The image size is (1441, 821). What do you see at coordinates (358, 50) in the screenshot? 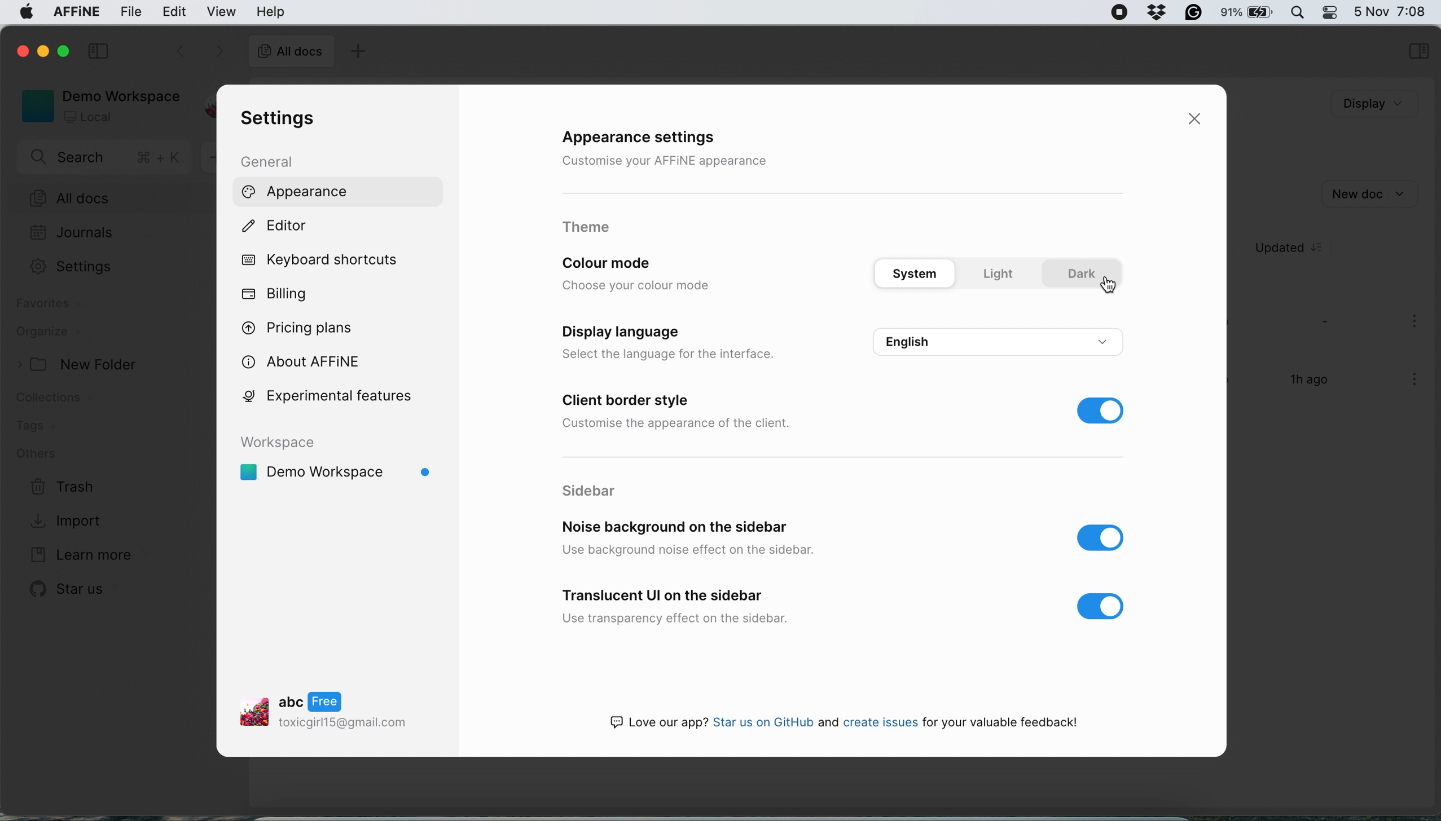
I see `new tab` at bounding box center [358, 50].